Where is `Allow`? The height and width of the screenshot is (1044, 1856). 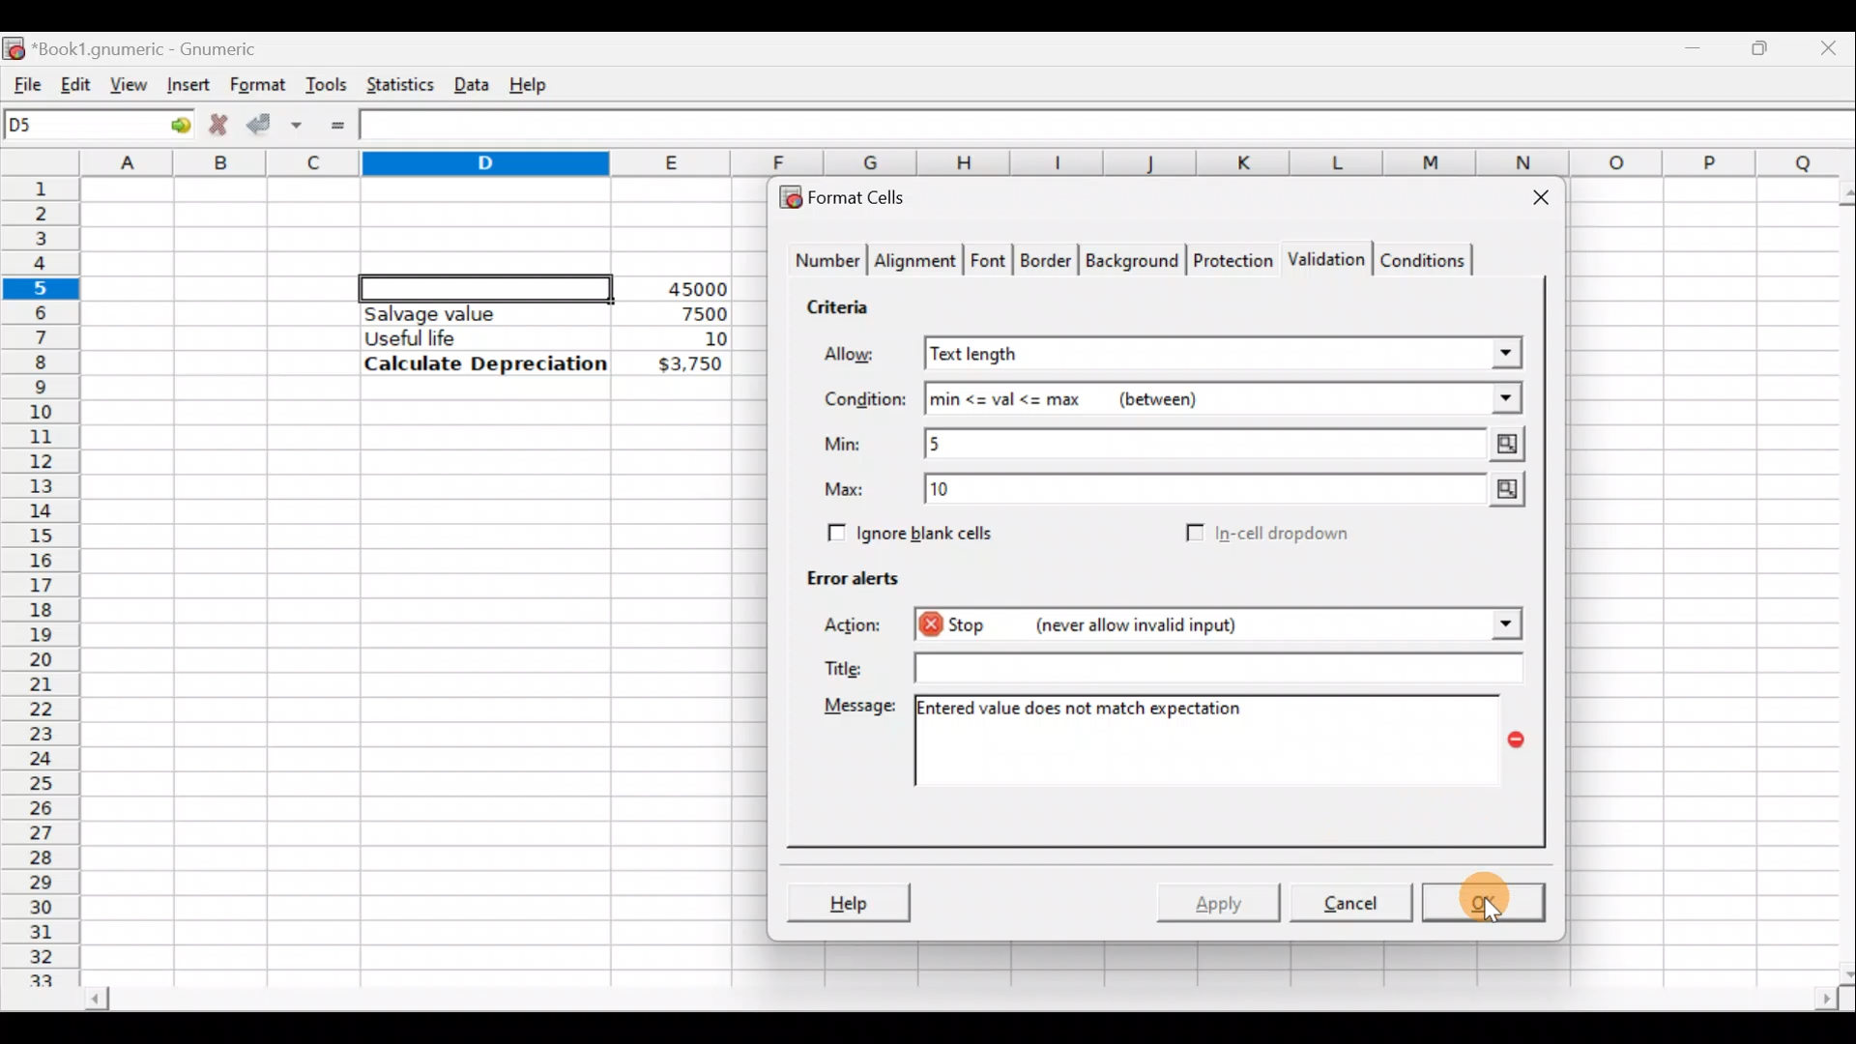
Allow is located at coordinates (863, 357).